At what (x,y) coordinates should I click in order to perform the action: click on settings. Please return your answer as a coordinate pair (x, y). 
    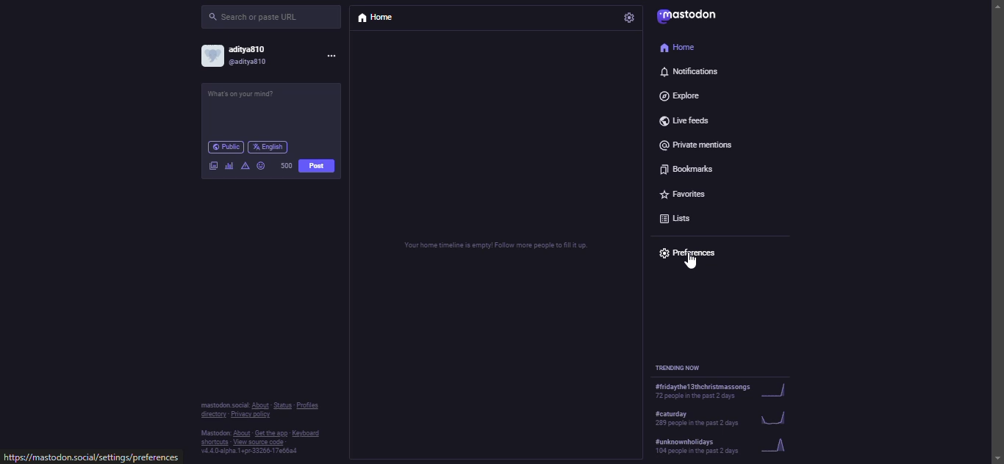
    Looking at the image, I should click on (628, 17).